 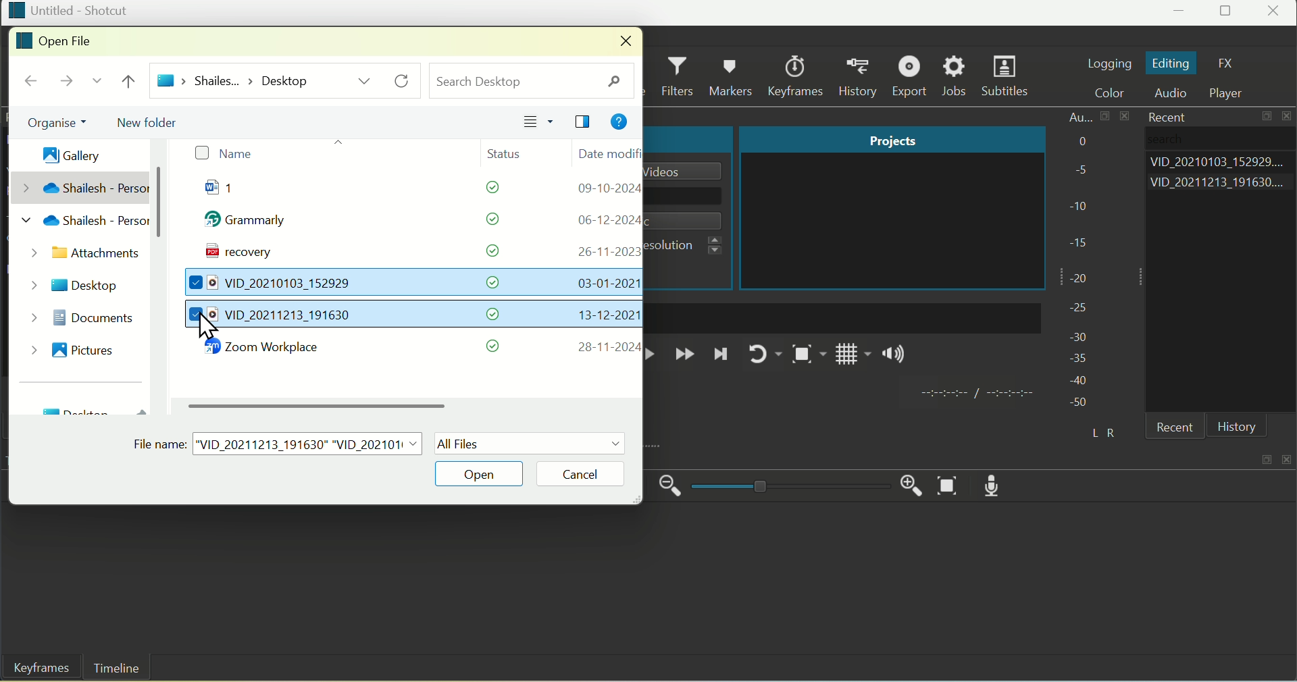 I want to click on search, so click(x=532, y=80).